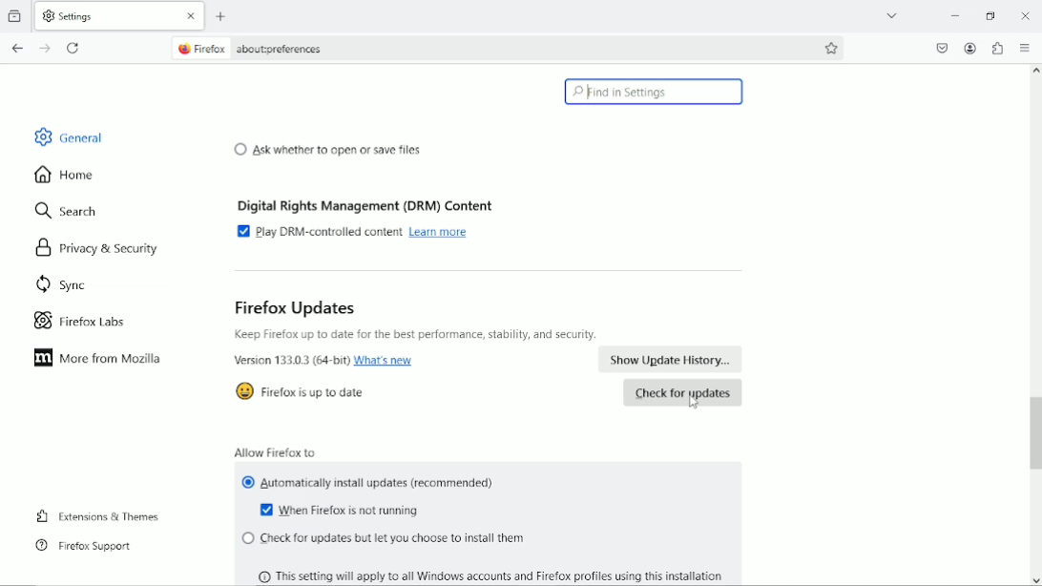  I want to click on icon, so click(244, 390).